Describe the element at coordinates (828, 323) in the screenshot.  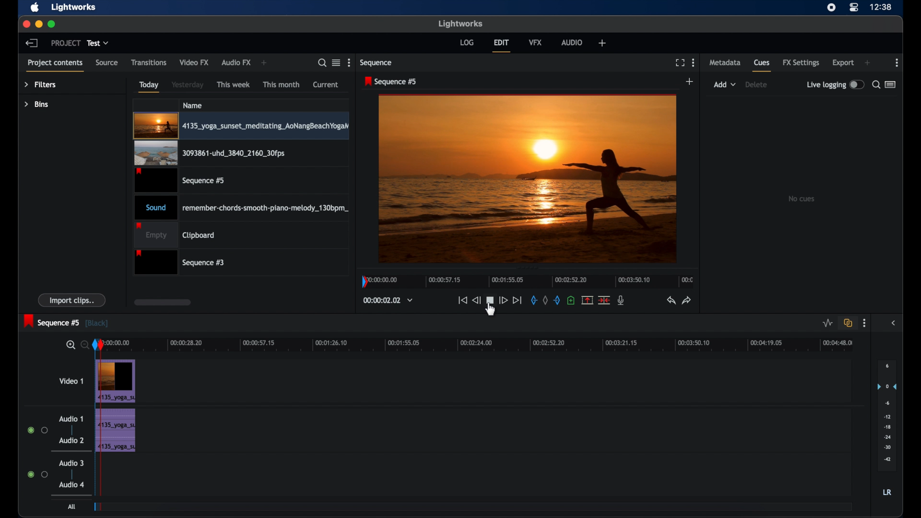
I see `toggle audio level editing` at that location.